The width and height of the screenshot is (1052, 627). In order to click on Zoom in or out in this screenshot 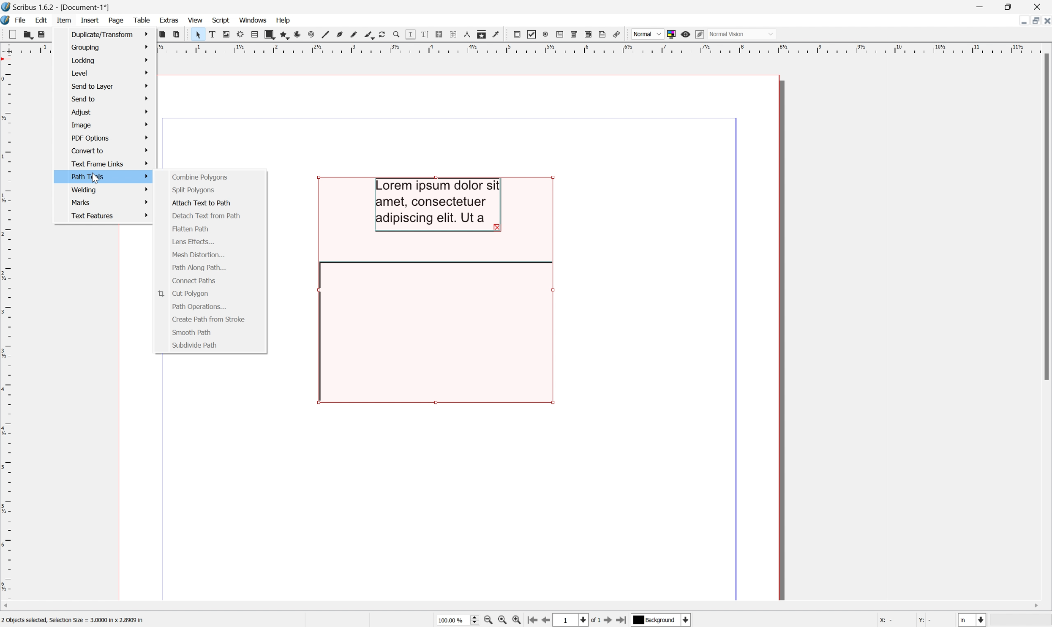, I will do `click(395, 35)`.